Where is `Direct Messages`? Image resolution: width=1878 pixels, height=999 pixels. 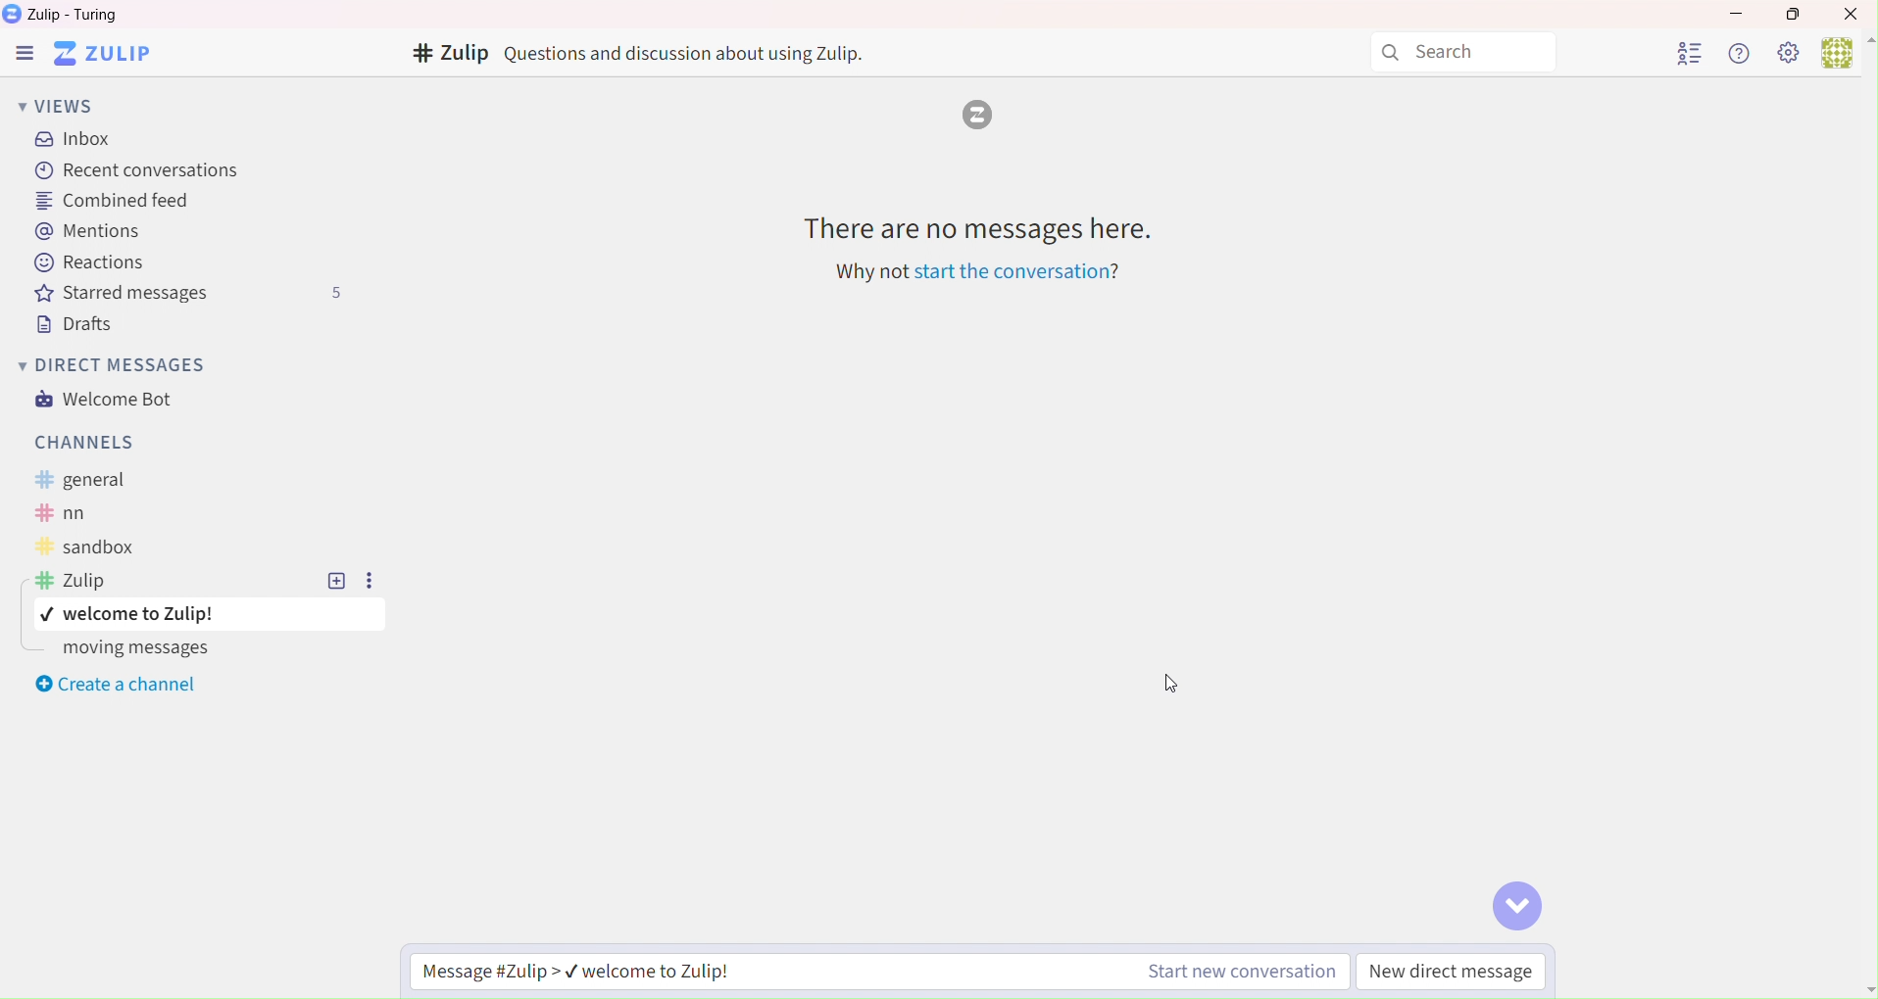 Direct Messages is located at coordinates (108, 364).